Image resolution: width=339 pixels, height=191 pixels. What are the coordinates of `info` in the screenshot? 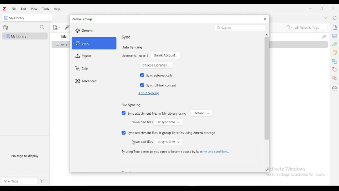 It's located at (335, 27).